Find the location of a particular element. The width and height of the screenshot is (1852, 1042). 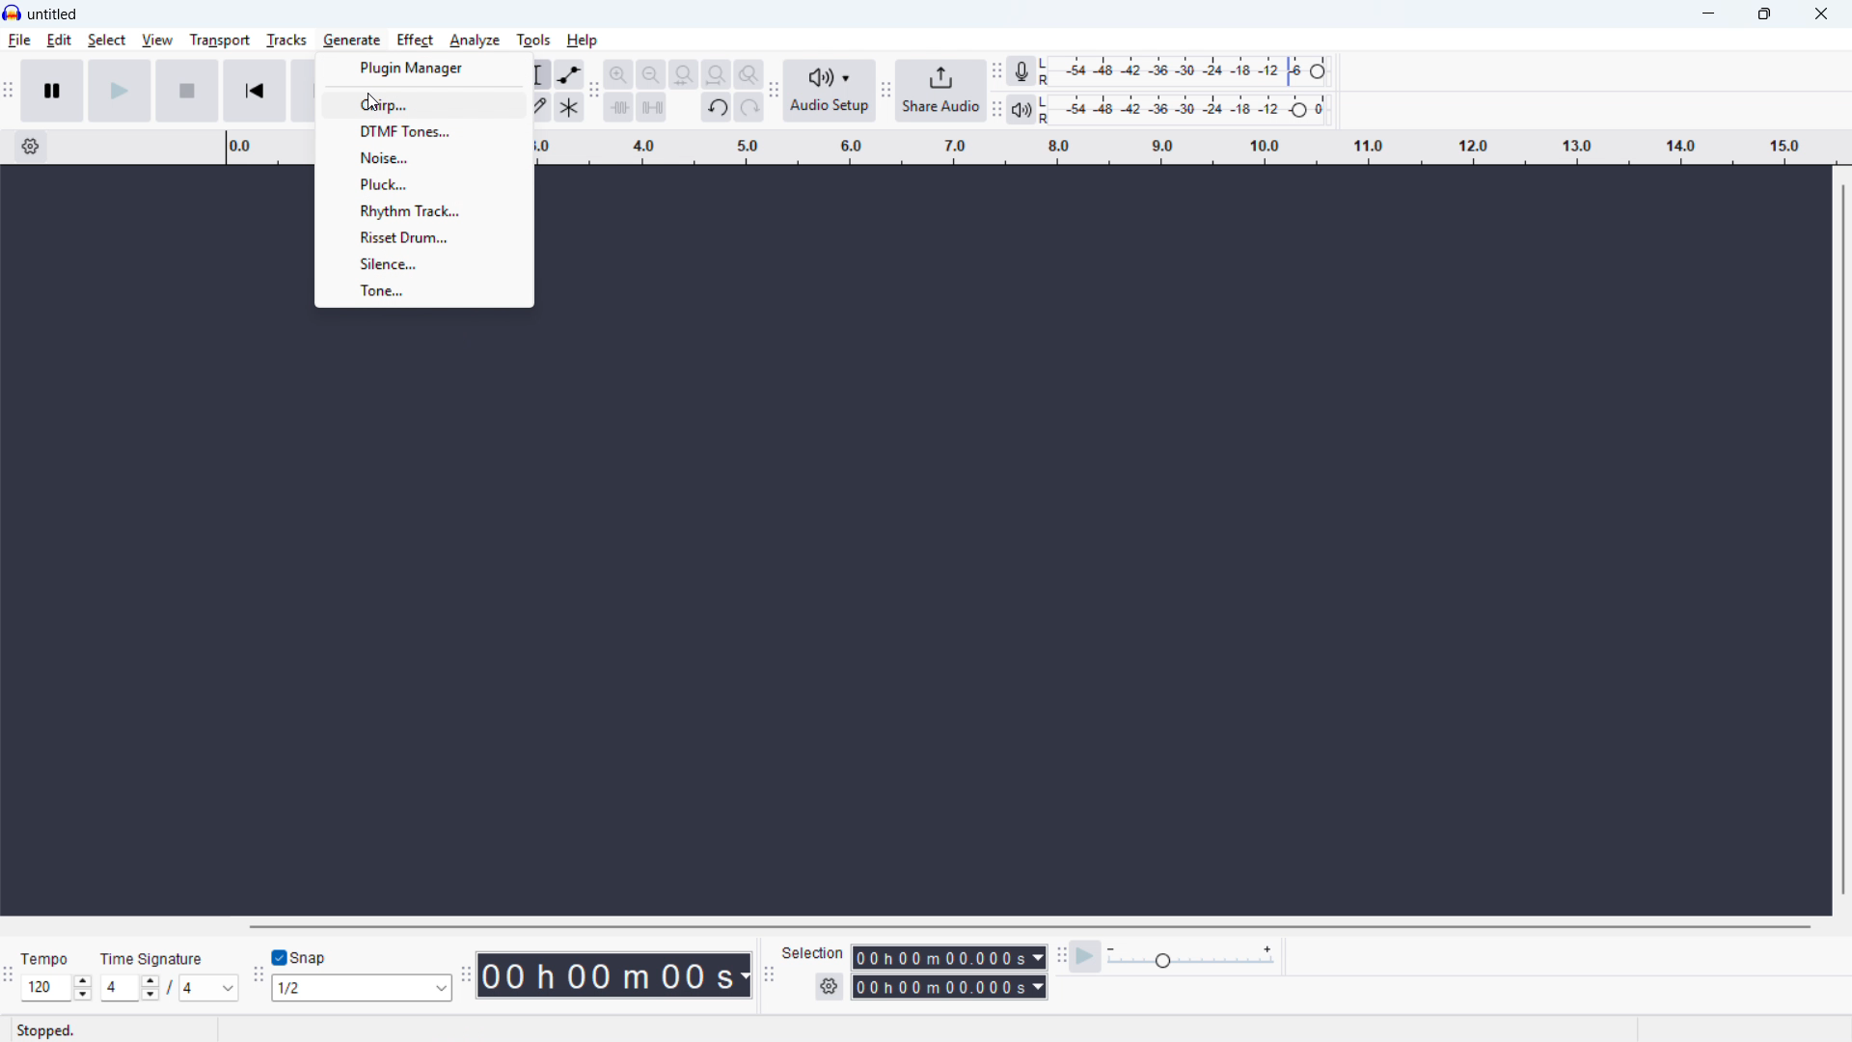

Edit  is located at coordinates (60, 41).